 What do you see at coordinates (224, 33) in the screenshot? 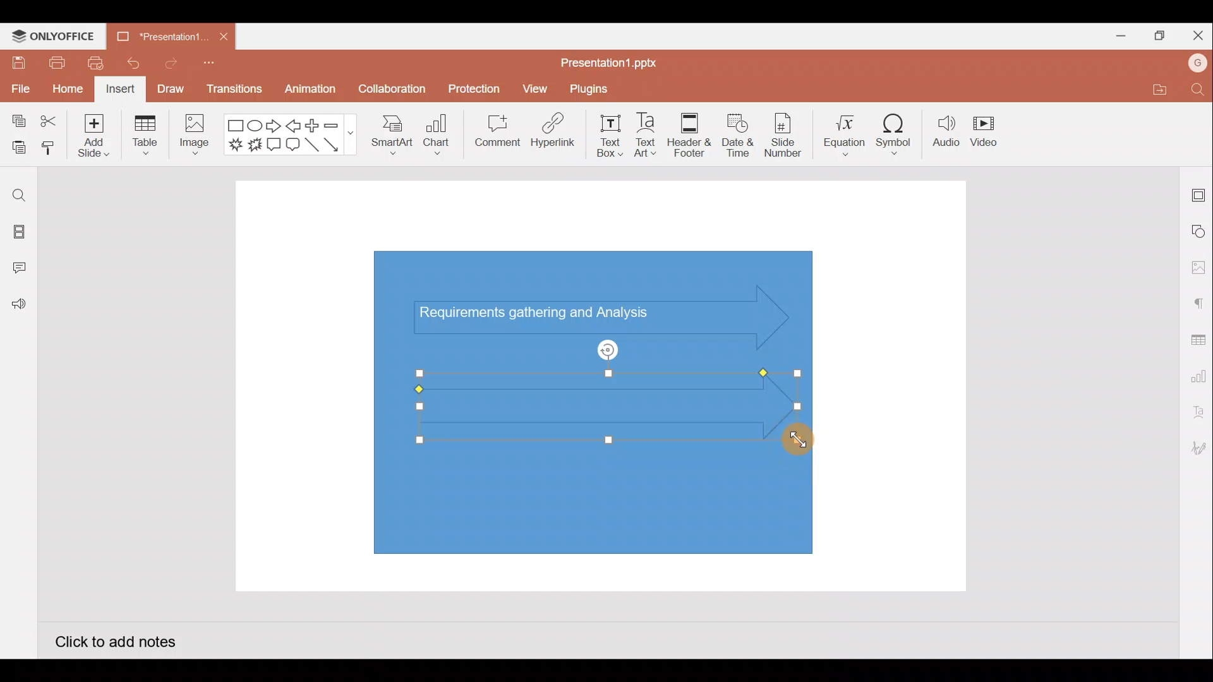
I see `Close document` at bounding box center [224, 33].